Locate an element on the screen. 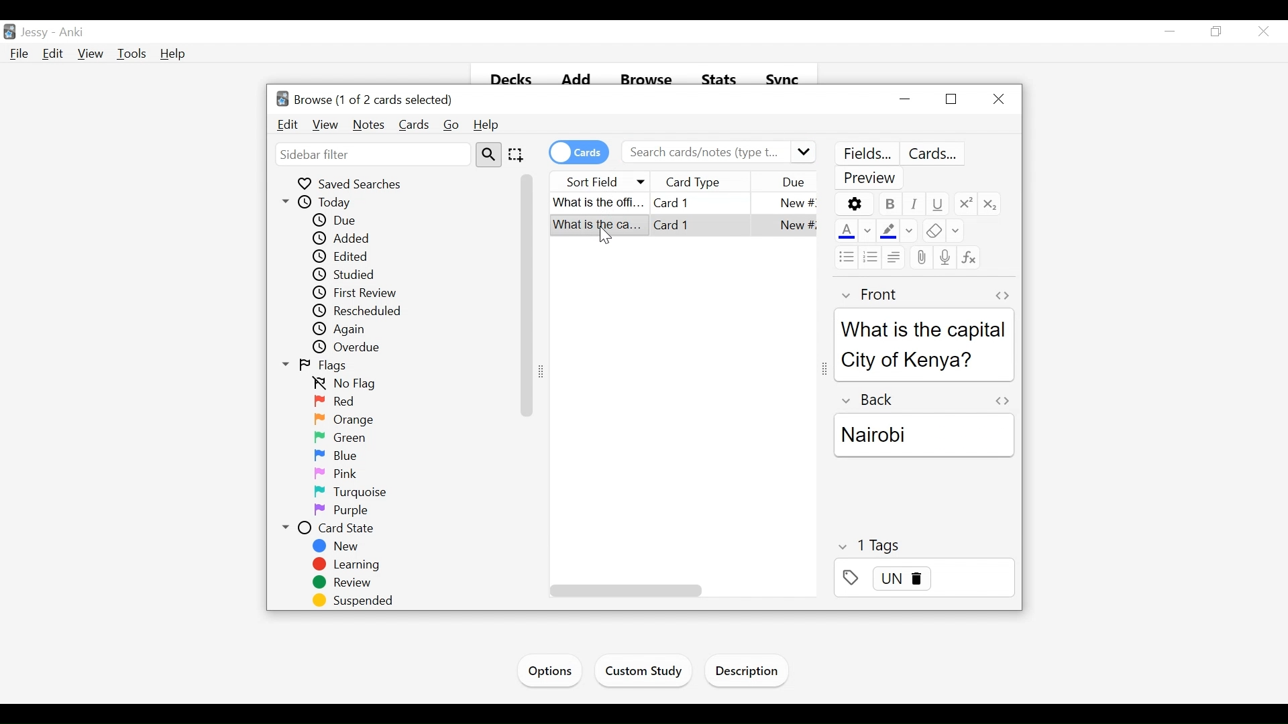 The image size is (1288, 724). Cursor is located at coordinates (1263, 31).